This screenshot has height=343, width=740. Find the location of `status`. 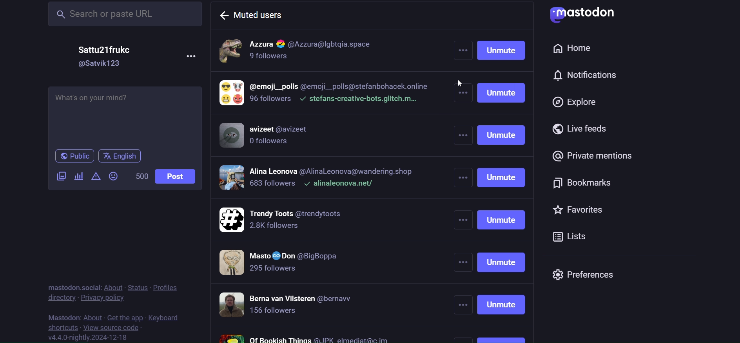

status is located at coordinates (137, 287).